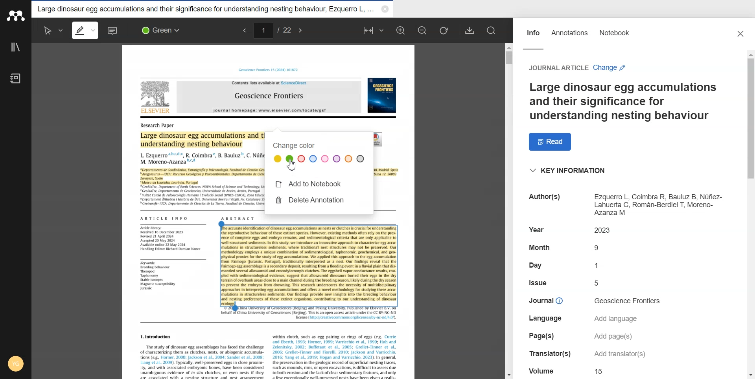 This screenshot has width=755, height=379. Describe the element at coordinates (543, 300) in the screenshot. I see `text` at that location.